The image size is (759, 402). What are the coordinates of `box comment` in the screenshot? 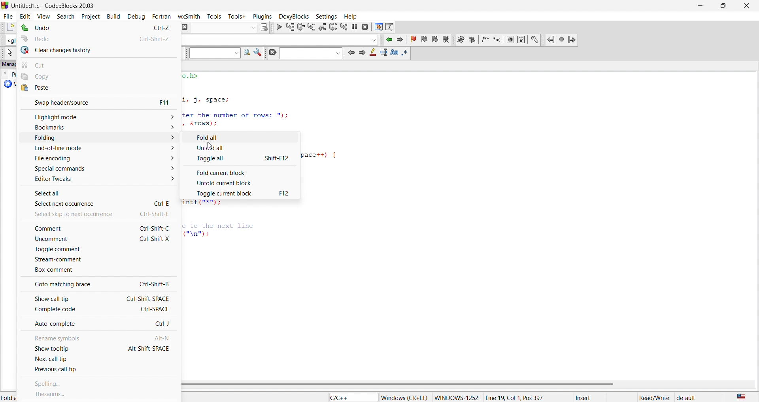 It's located at (96, 271).